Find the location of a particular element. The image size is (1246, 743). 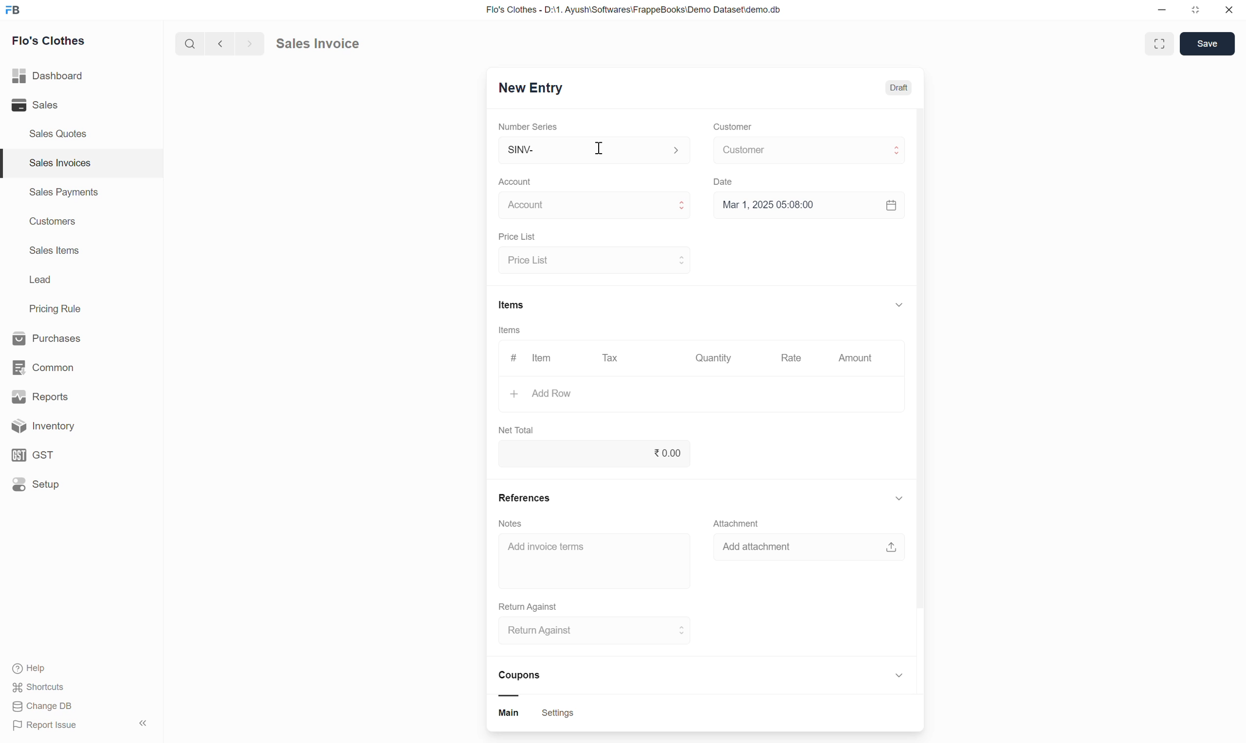

show or hide references  is located at coordinates (899, 500).